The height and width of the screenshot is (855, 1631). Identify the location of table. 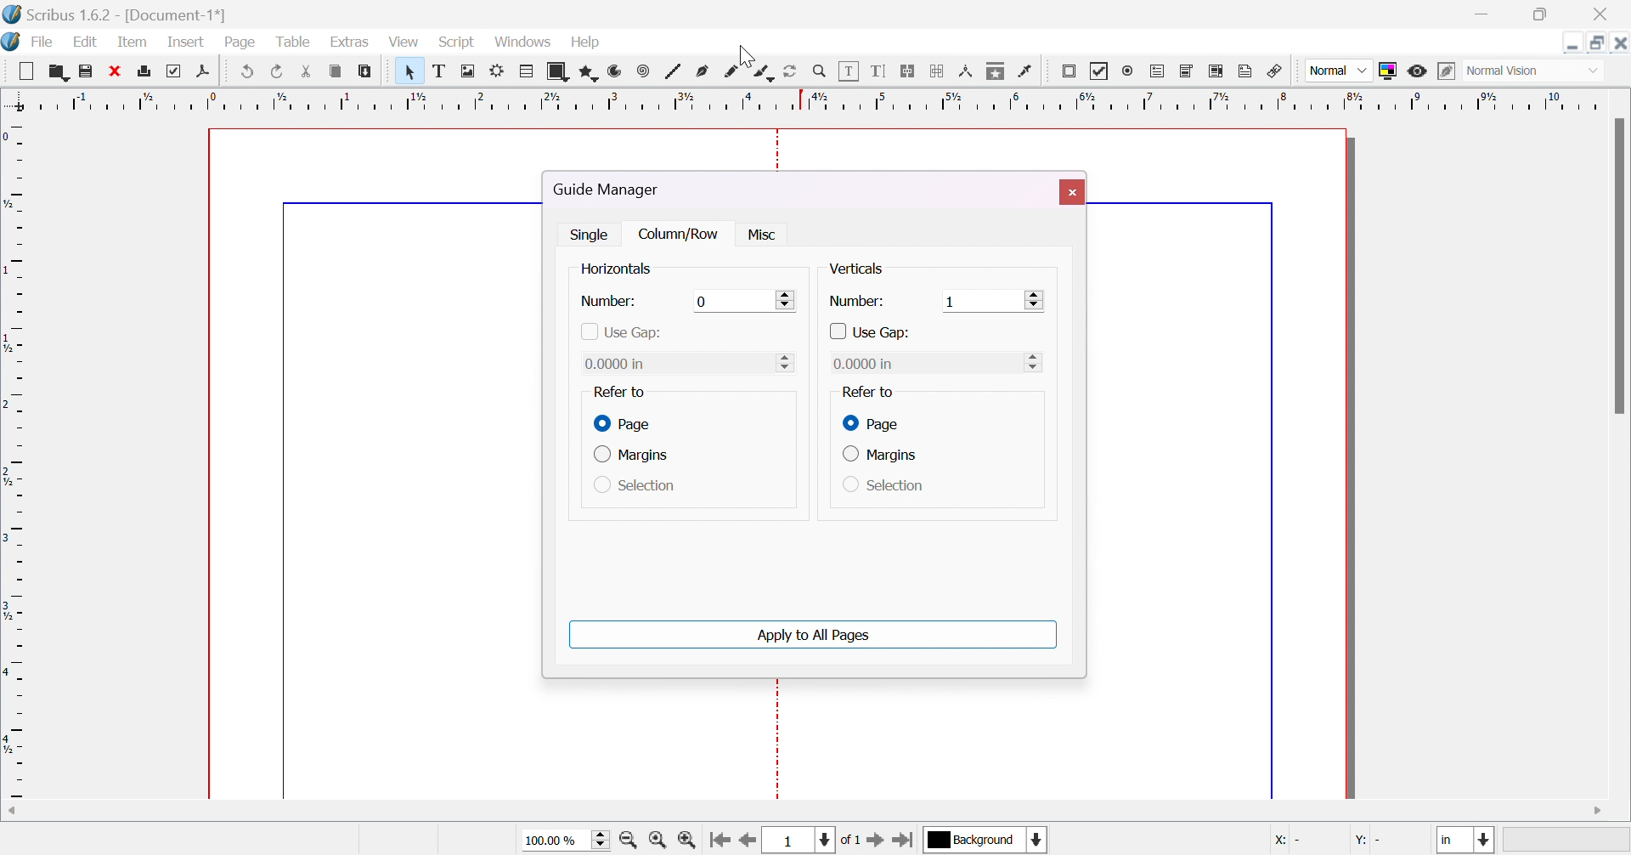
(528, 74).